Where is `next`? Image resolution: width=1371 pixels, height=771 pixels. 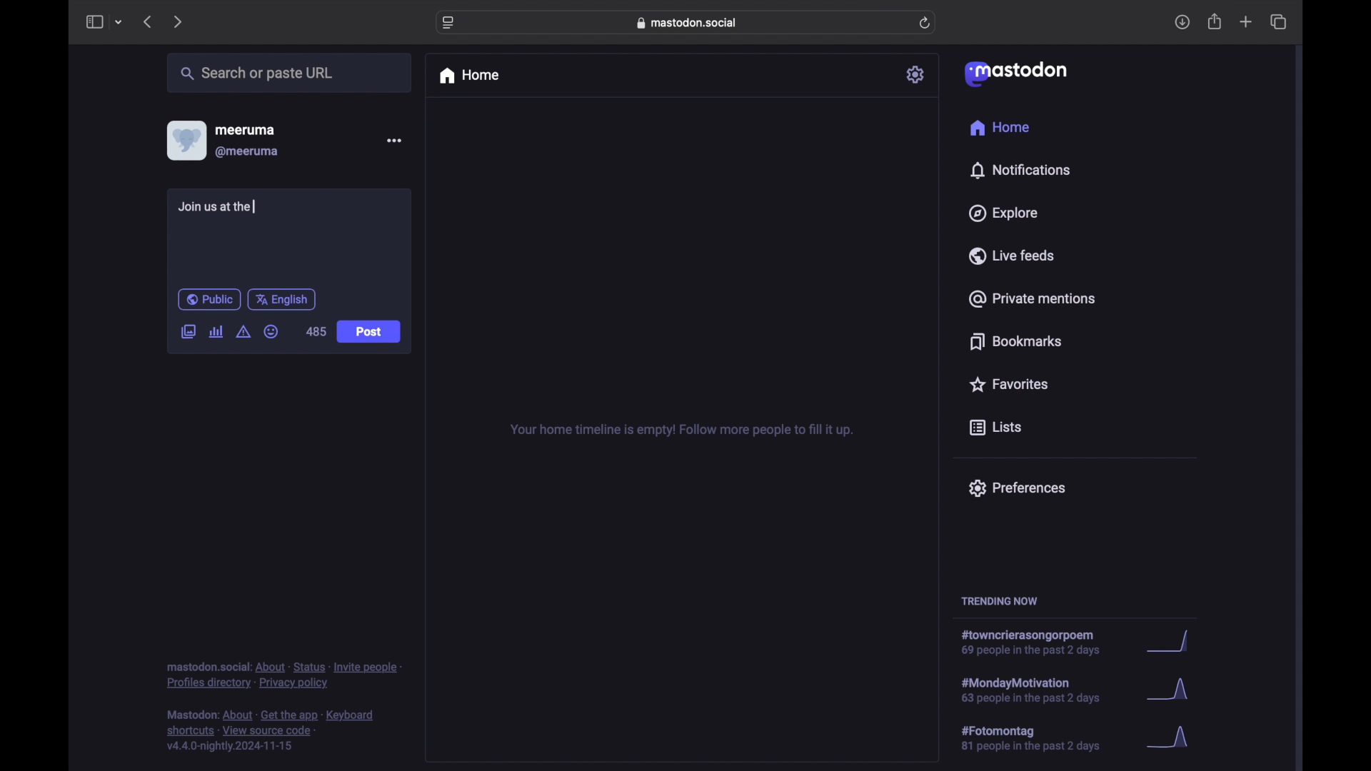 next is located at coordinates (179, 21).